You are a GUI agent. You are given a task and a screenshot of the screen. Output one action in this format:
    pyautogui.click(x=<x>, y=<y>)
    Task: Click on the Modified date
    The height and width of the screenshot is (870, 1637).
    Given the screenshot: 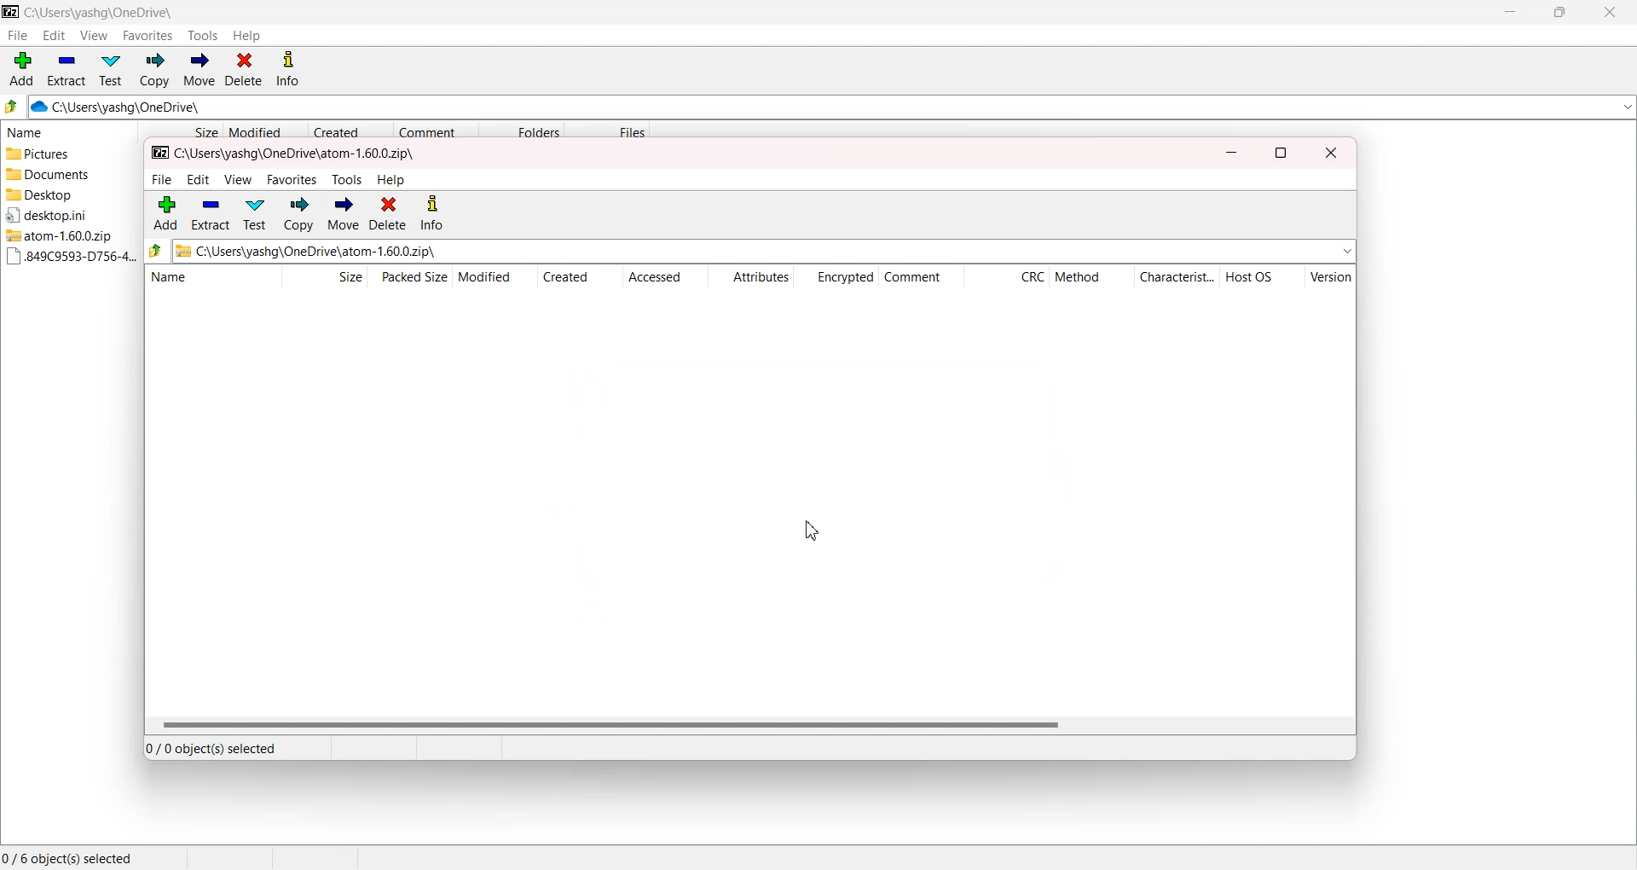 What is the action you would take?
    pyautogui.click(x=264, y=130)
    